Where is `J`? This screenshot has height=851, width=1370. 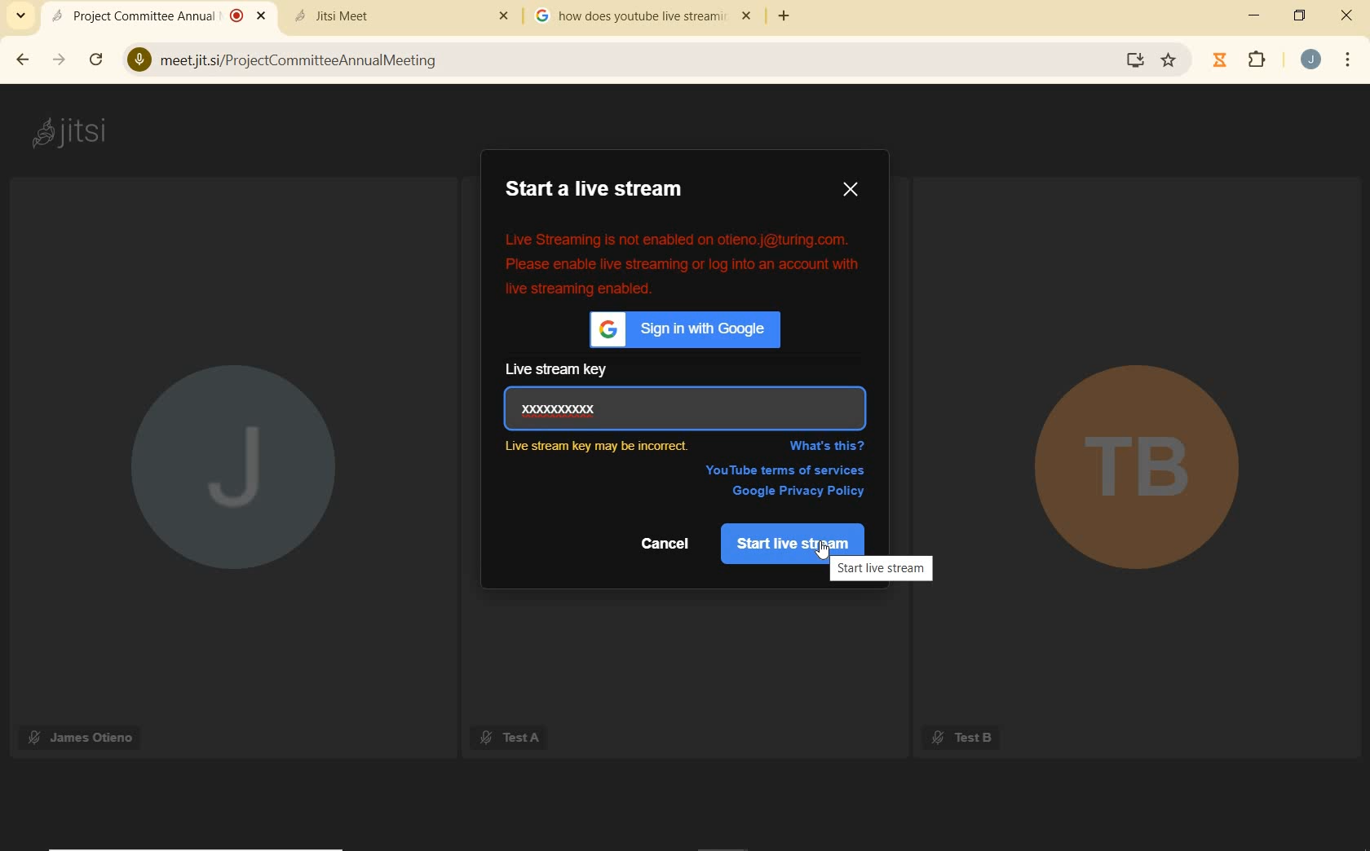 J is located at coordinates (241, 470).